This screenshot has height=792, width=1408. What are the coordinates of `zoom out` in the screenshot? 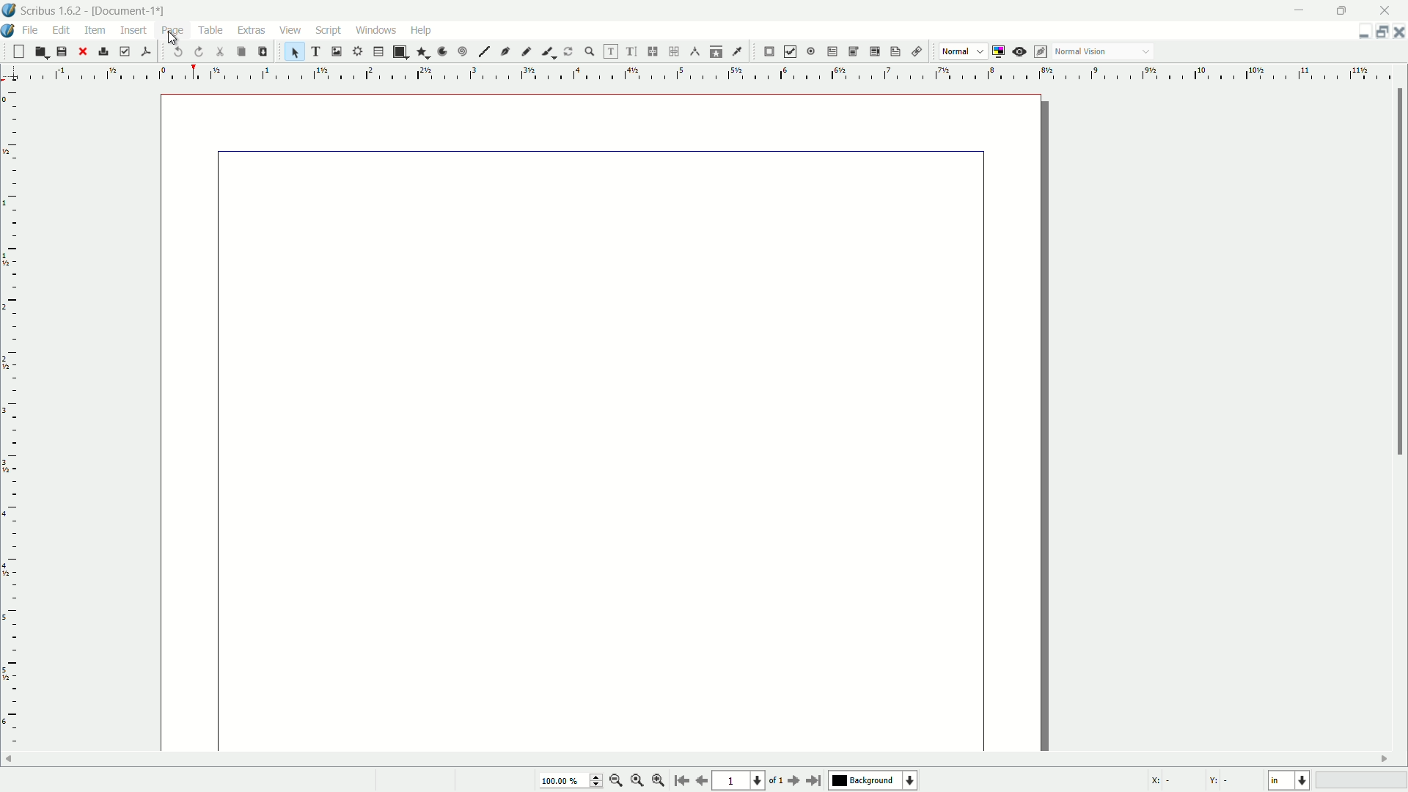 It's located at (617, 780).